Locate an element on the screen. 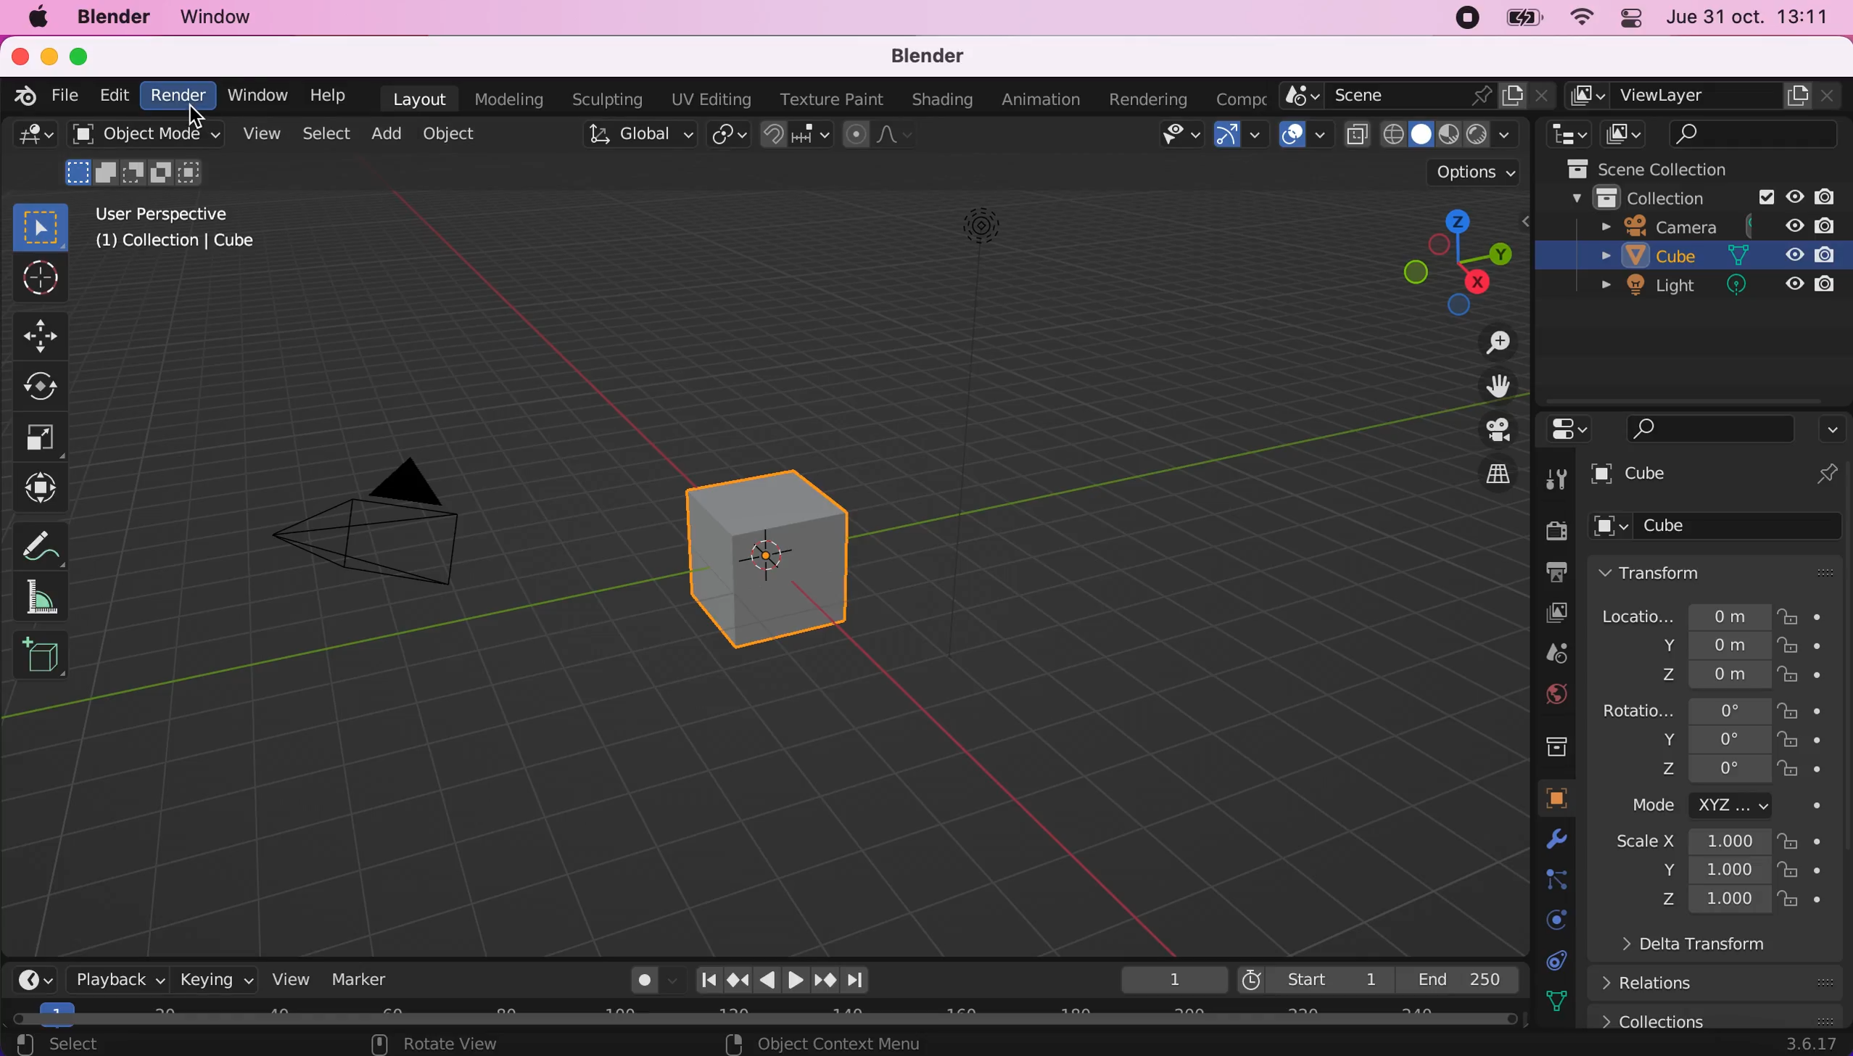 The height and width of the screenshot is (1056, 1853). cube options is located at coordinates (1723, 527).